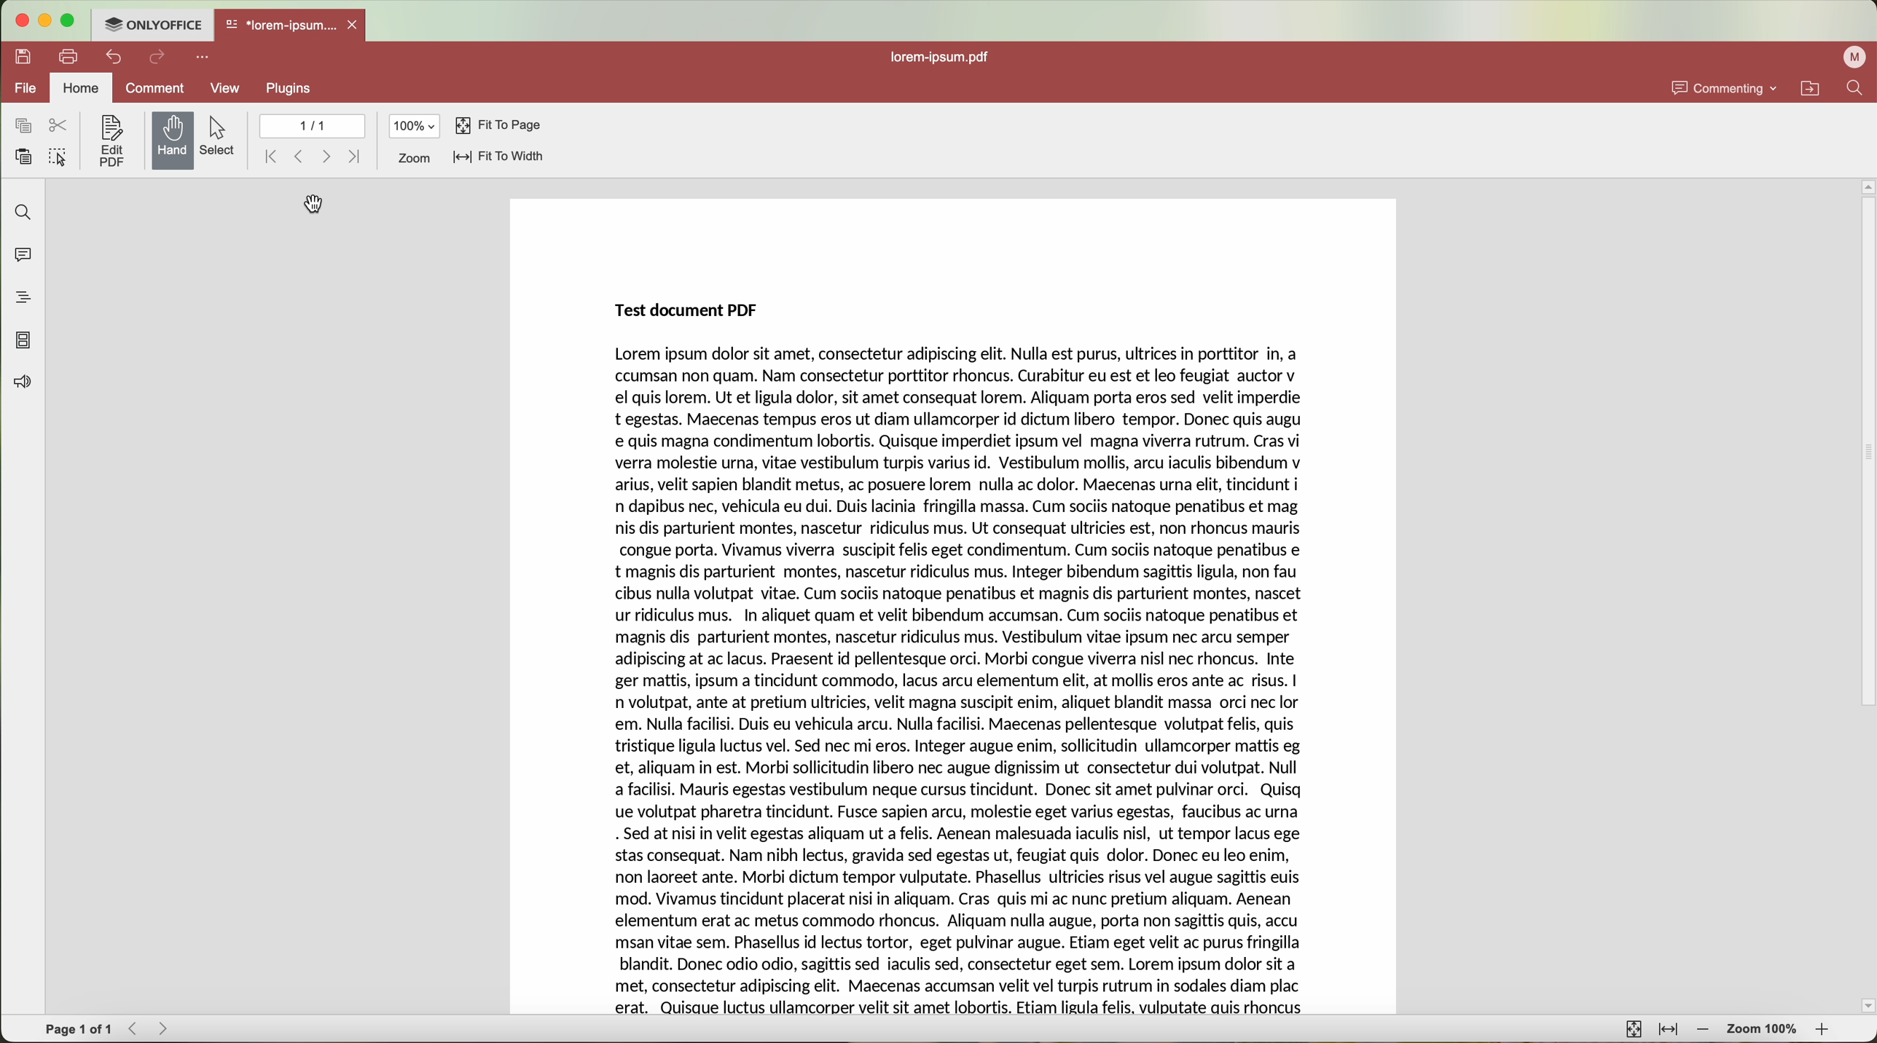 The width and height of the screenshot is (1877, 1043). Describe the element at coordinates (165, 1028) in the screenshot. I see `Forward` at that location.